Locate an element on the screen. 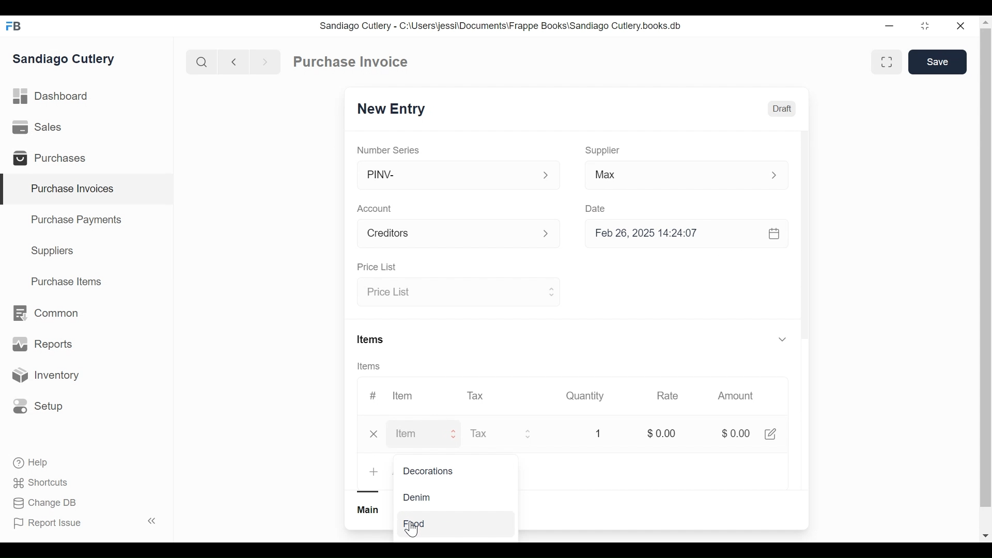  Rate is located at coordinates (671, 396).